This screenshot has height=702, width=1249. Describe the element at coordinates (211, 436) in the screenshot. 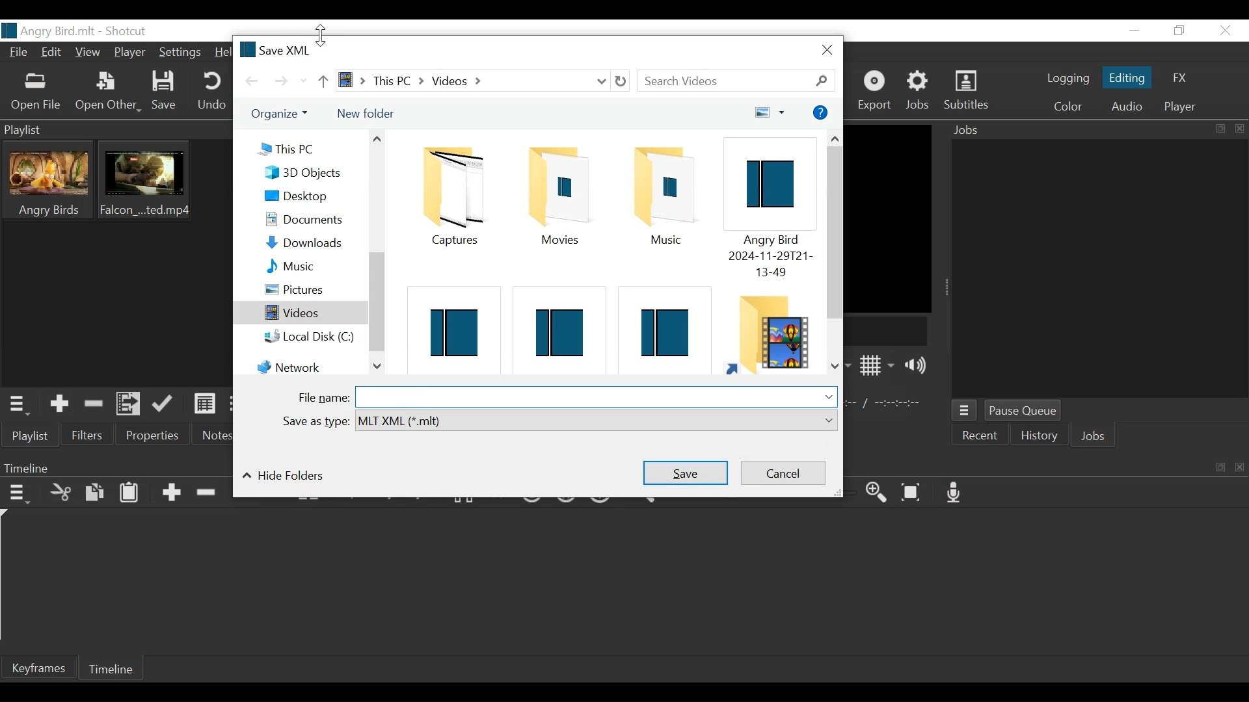

I see `Notes` at that location.